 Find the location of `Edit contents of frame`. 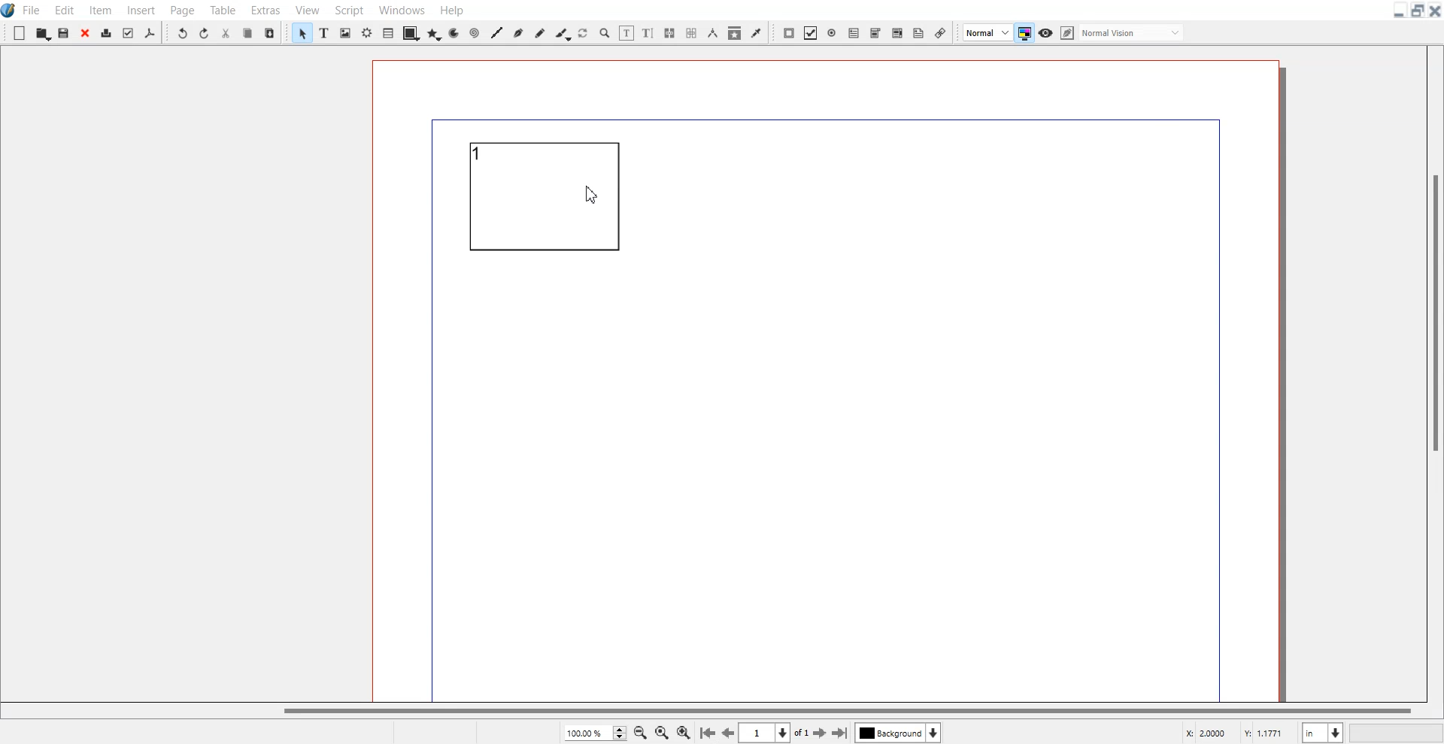

Edit contents of frame is located at coordinates (627, 33).